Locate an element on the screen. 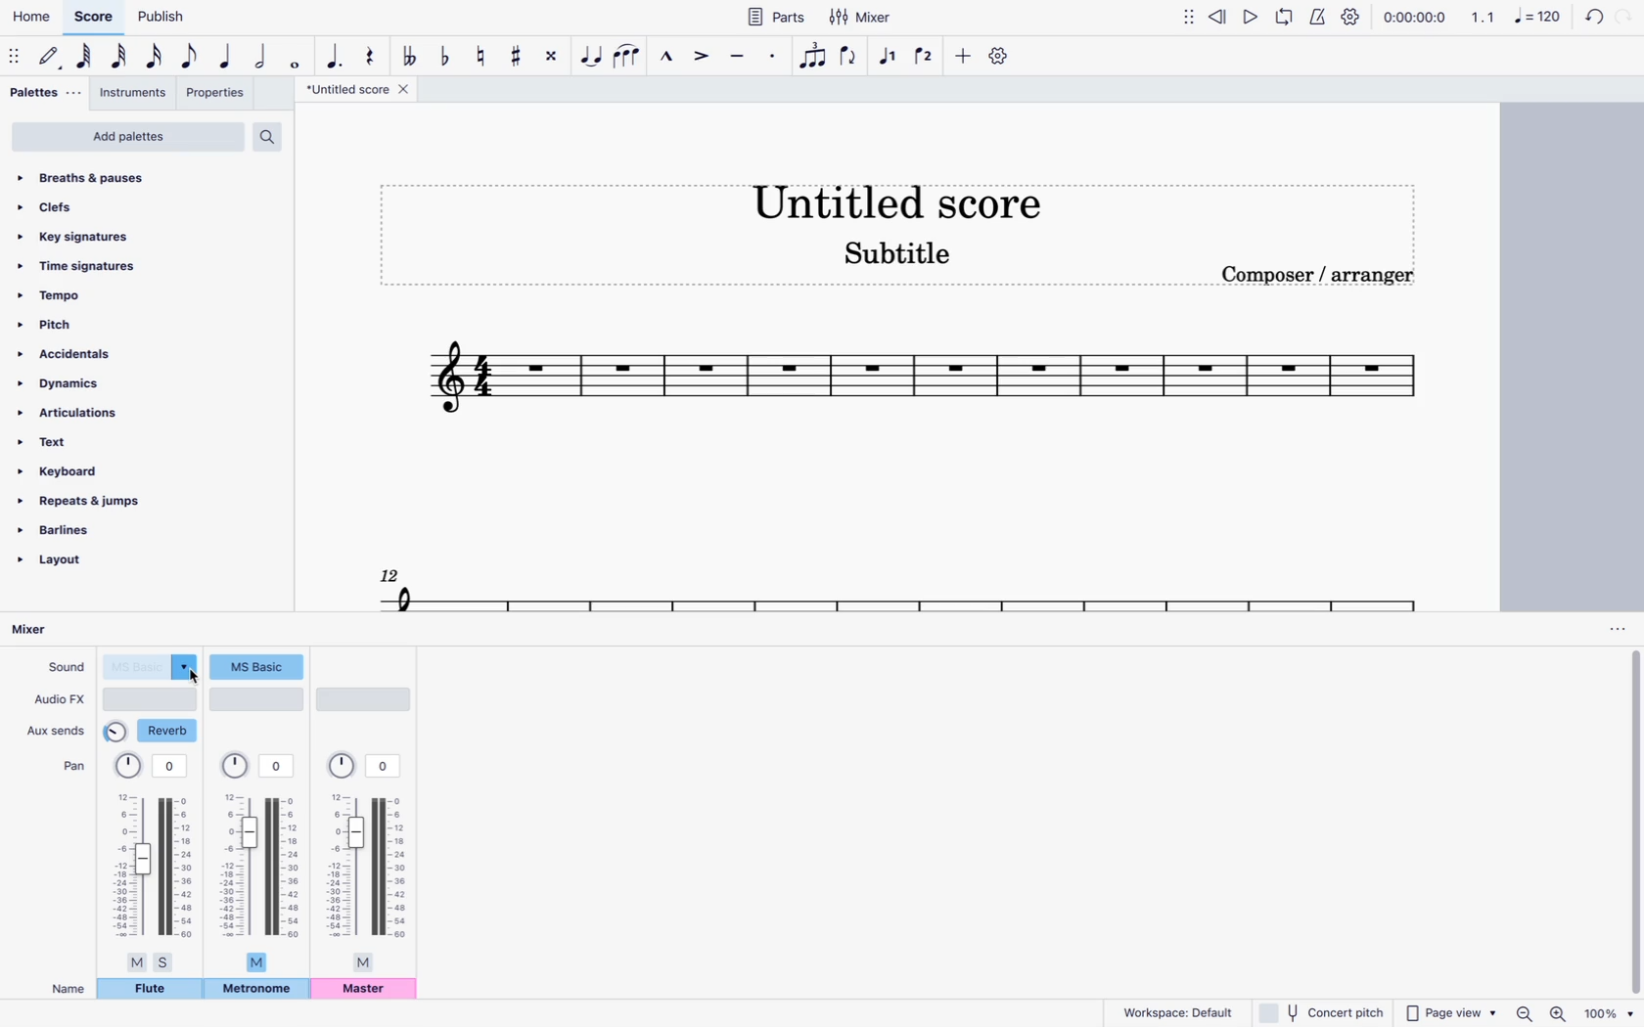 This screenshot has height=1027, width=1644. text is located at coordinates (72, 444).